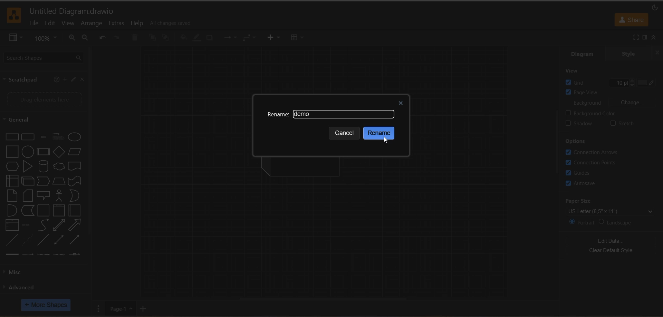 This screenshot has width=663, height=317. What do you see at coordinates (121, 309) in the screenshot?
I see `page 1` at bounding box center [121, 309].